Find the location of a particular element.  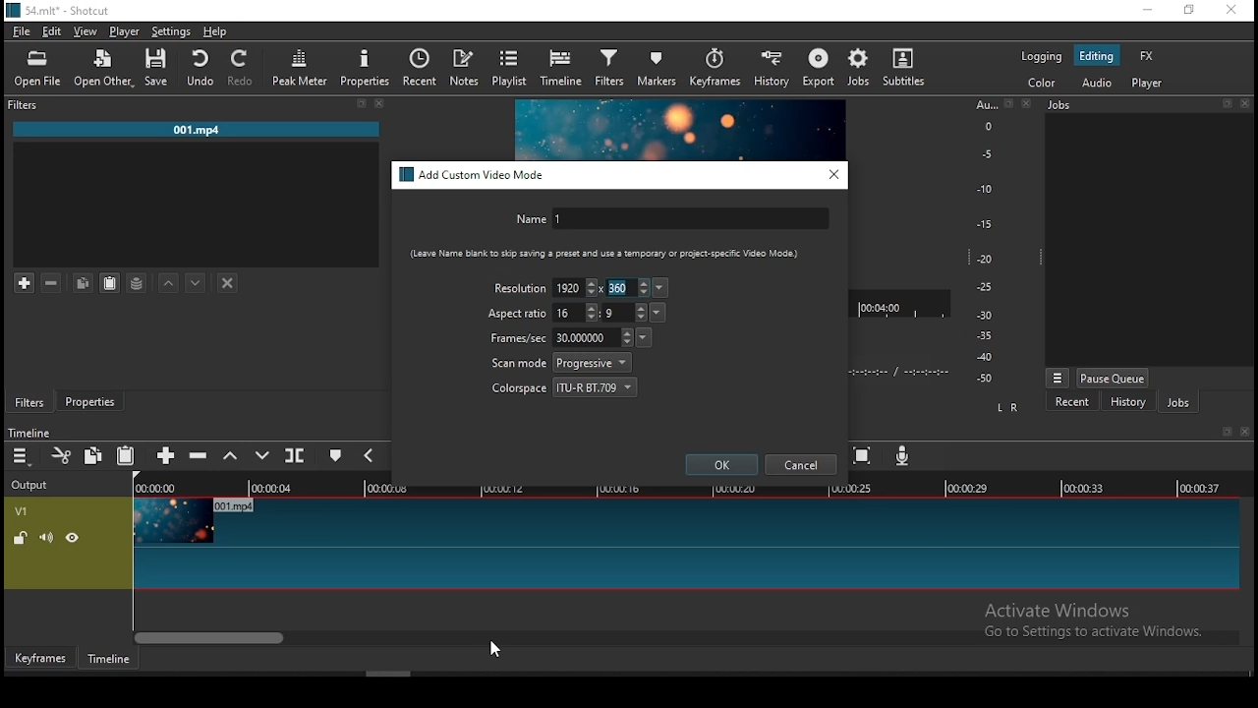

previous marker is located at coordinates (368, 454).